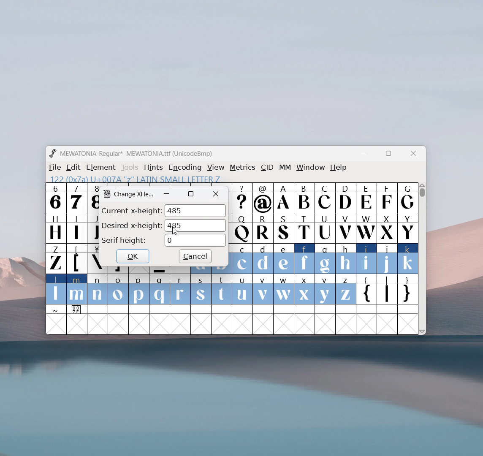 The image size is (483, 456). I want to click on |, so click(387, 290).